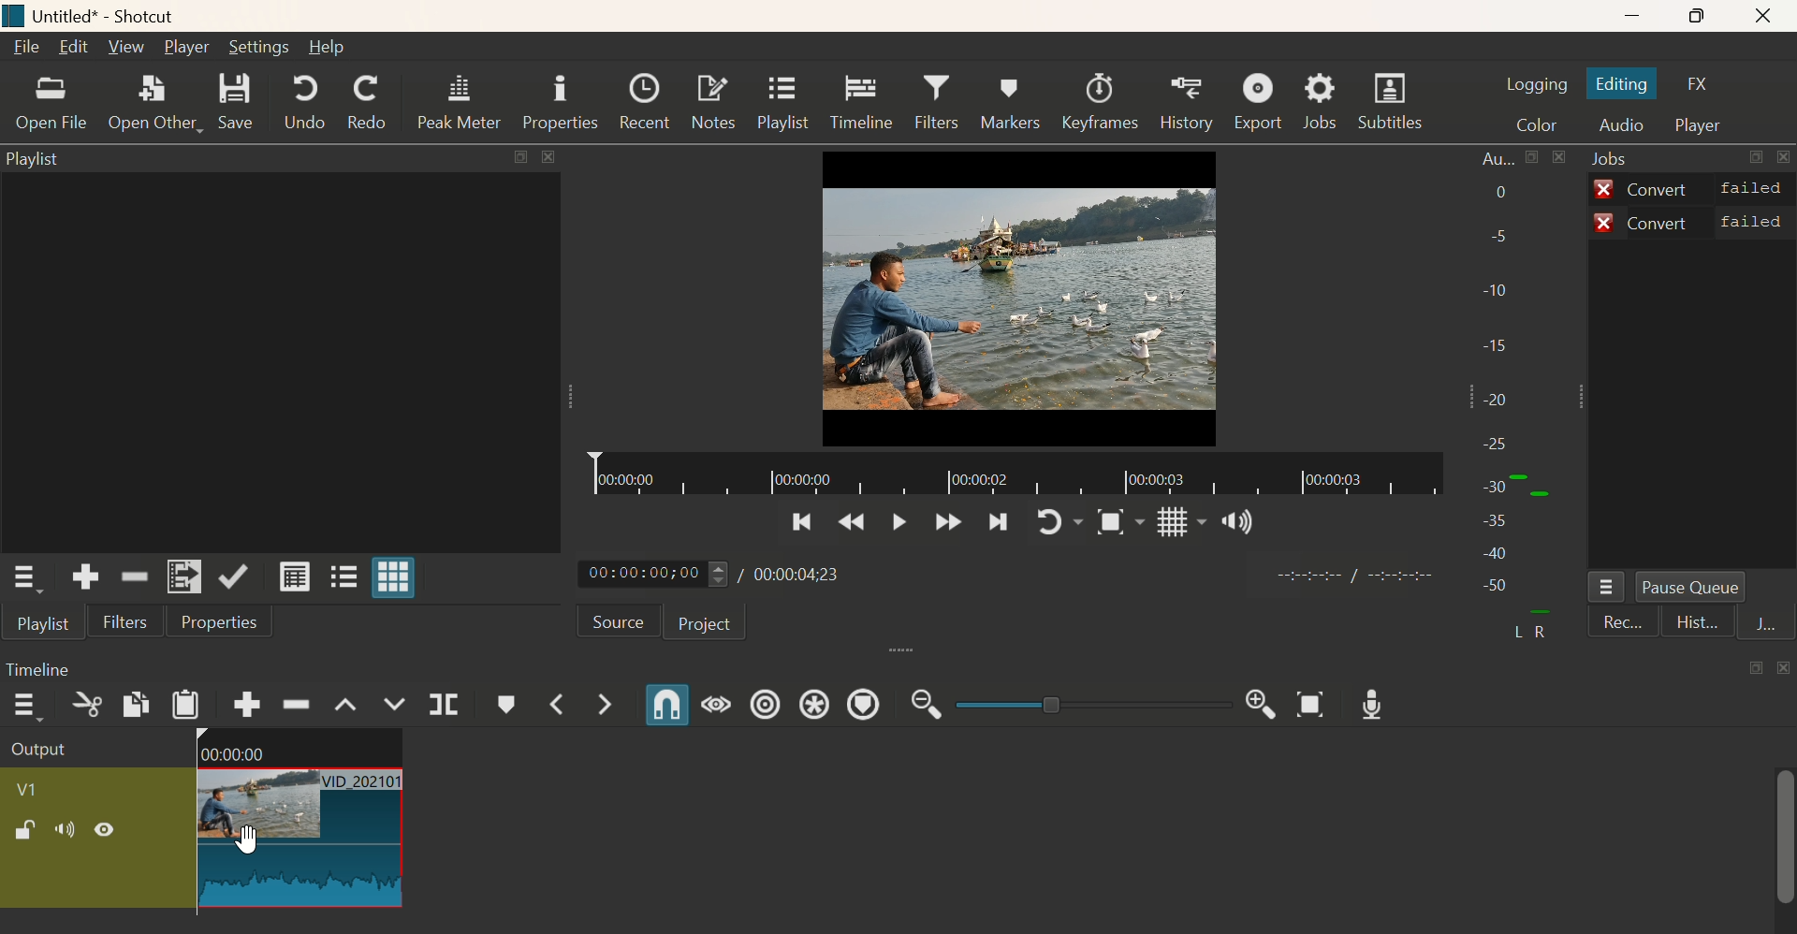  I want to click on Playlist Menu, so click(32, 581).